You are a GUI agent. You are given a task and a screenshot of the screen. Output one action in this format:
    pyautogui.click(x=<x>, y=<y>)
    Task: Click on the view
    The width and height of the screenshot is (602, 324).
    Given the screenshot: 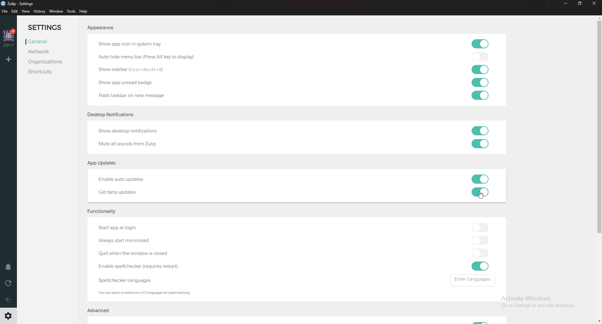 What is the action you would take?
    pyautogui.click(x=26, y=12)
    